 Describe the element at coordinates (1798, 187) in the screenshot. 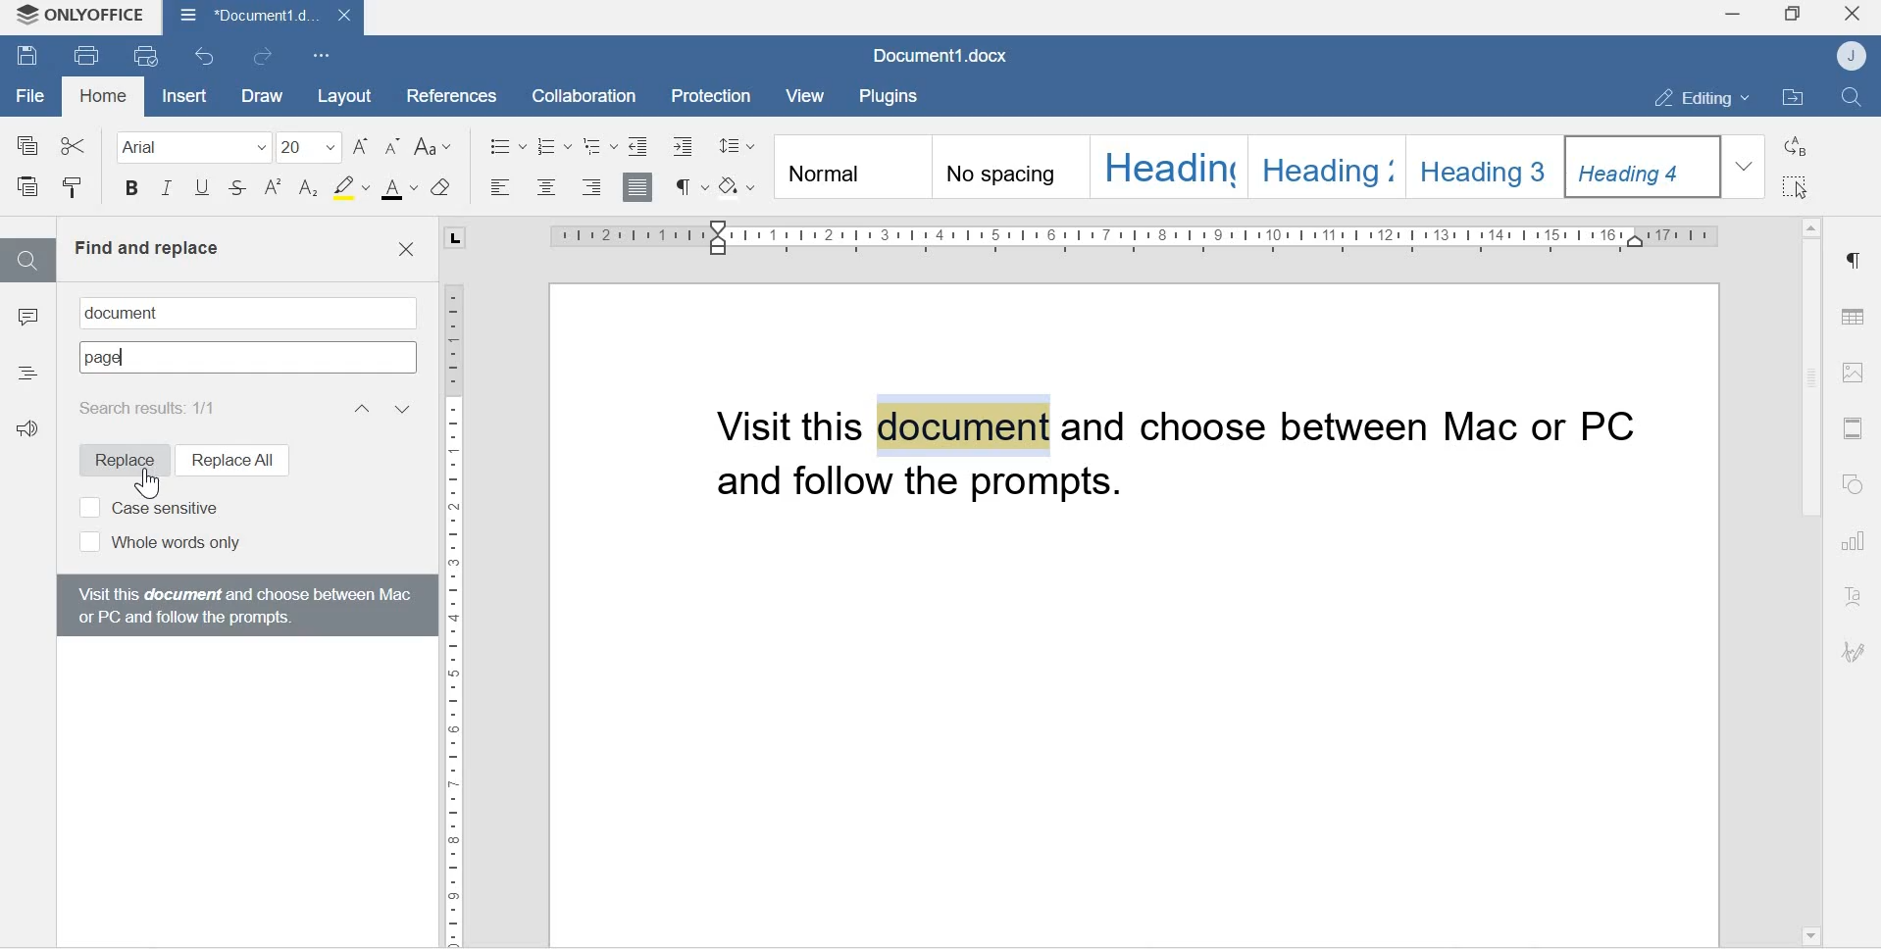

I see `Select all` at that location.